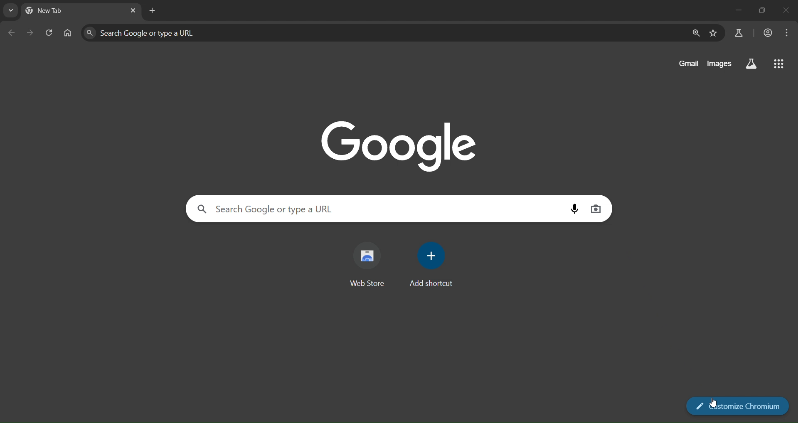 The image size is (798, 423). I want to click on earch tabs, so click(9, 10).